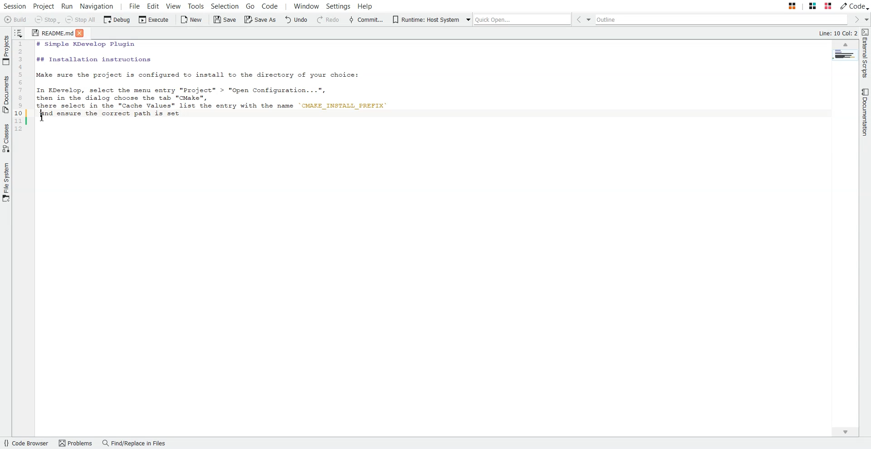  What do you see at coordinates (854, 6) in the screenshot?
I see `Code` at bounding box center [854, 6].